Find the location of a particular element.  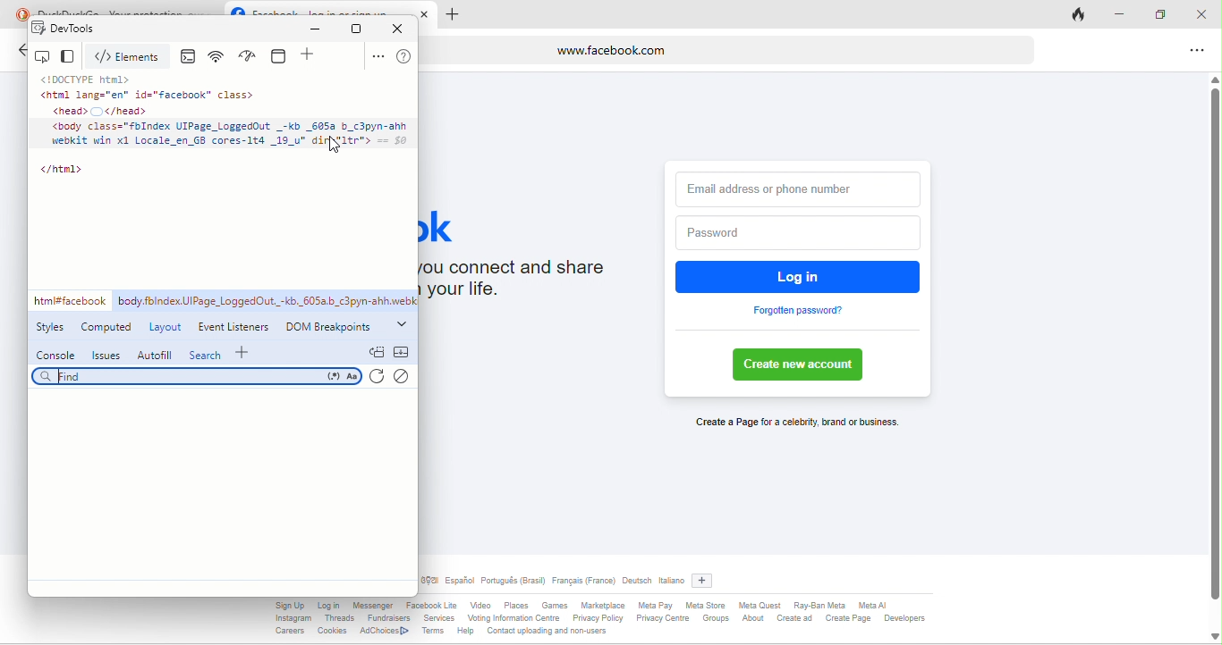

close is located at coordinates (1206, 14).